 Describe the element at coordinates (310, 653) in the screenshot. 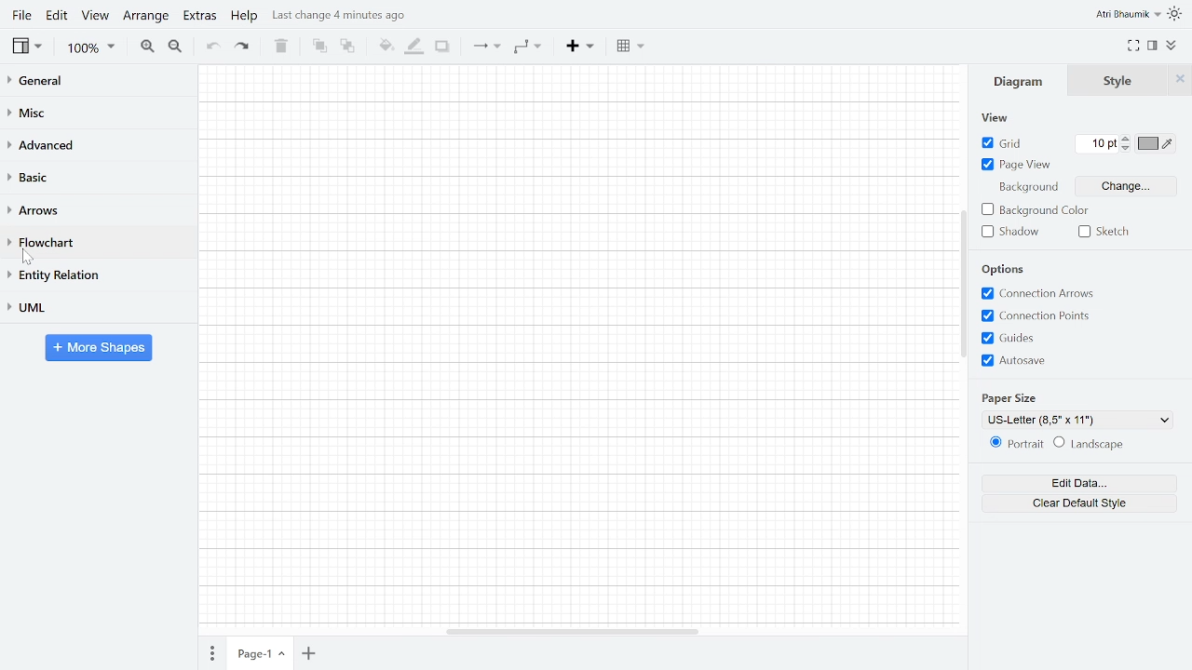

I see `add page` at that location.